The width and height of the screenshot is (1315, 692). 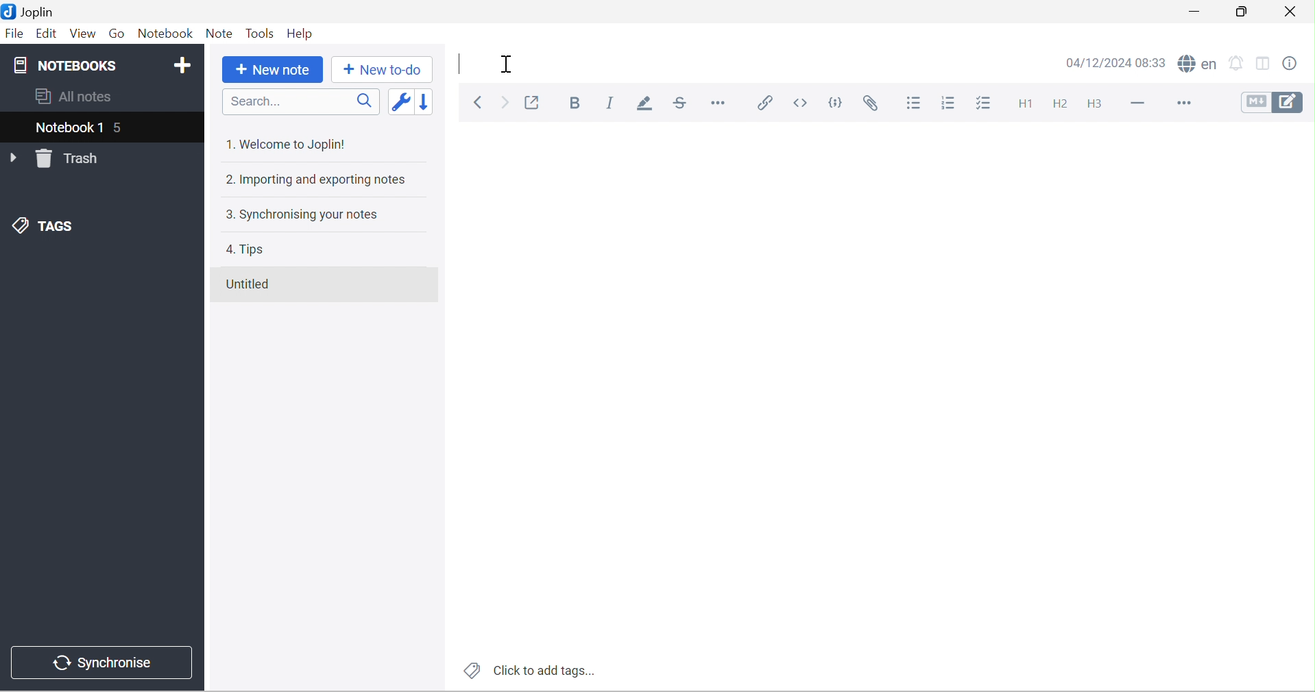 What do you see at coordinates (261, 33) in the screenshot?
I see `Tools` at bounding box center [261, 33].